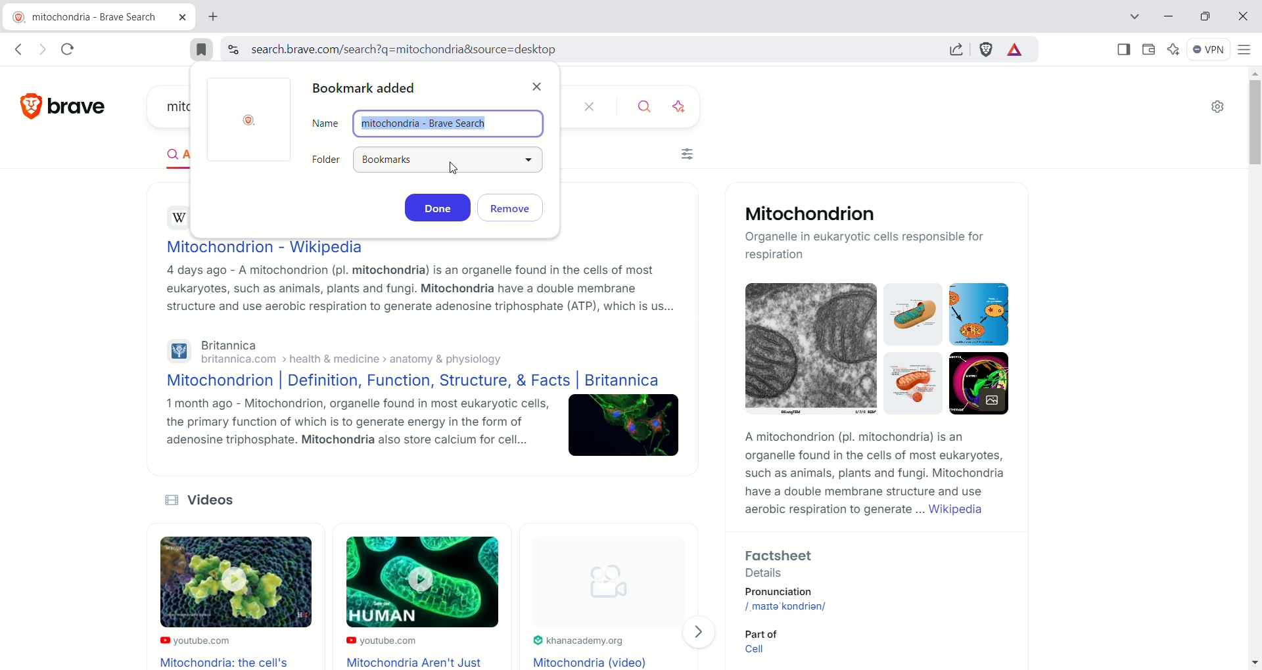 This screenshot has height=670, width=1262. I want to click on Brave logo, so click(251, 121).